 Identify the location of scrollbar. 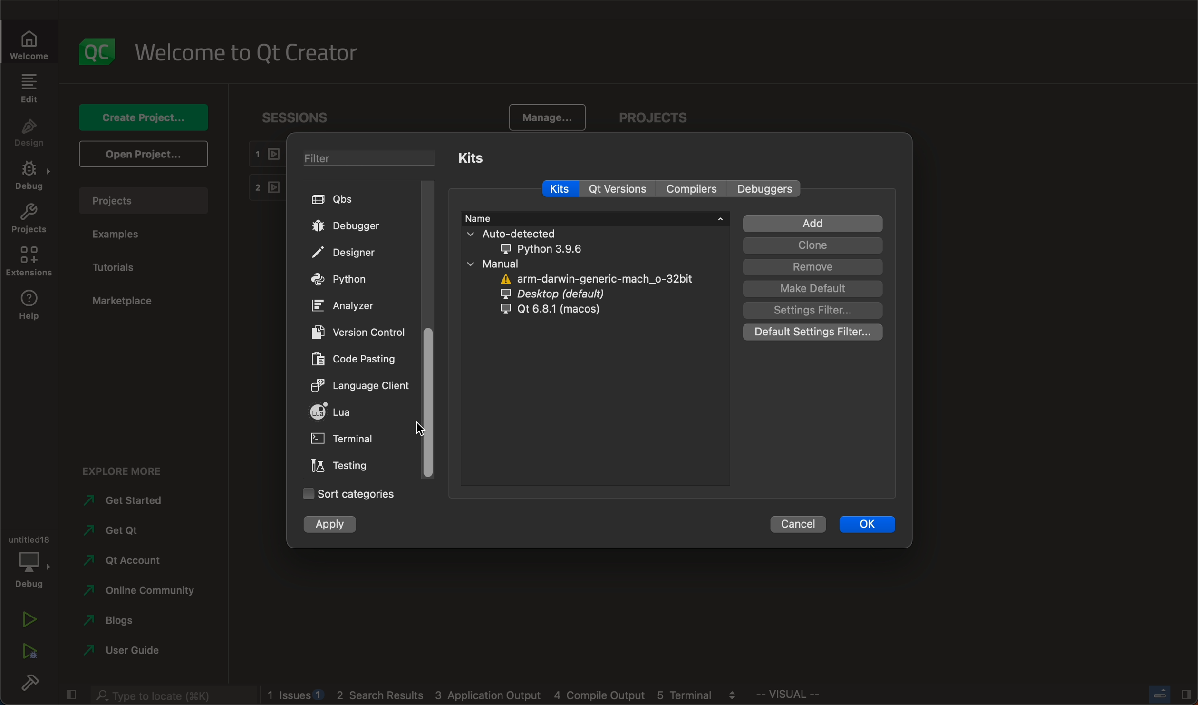
(429, 402).